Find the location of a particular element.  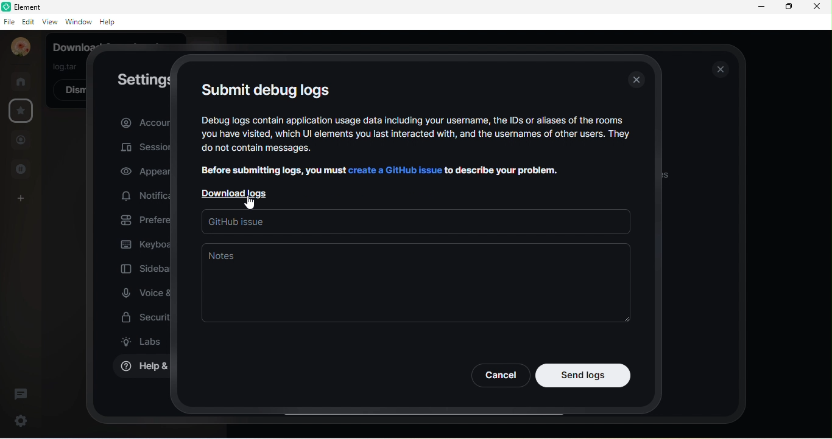

quick setting is located at coordinates (21, 418).